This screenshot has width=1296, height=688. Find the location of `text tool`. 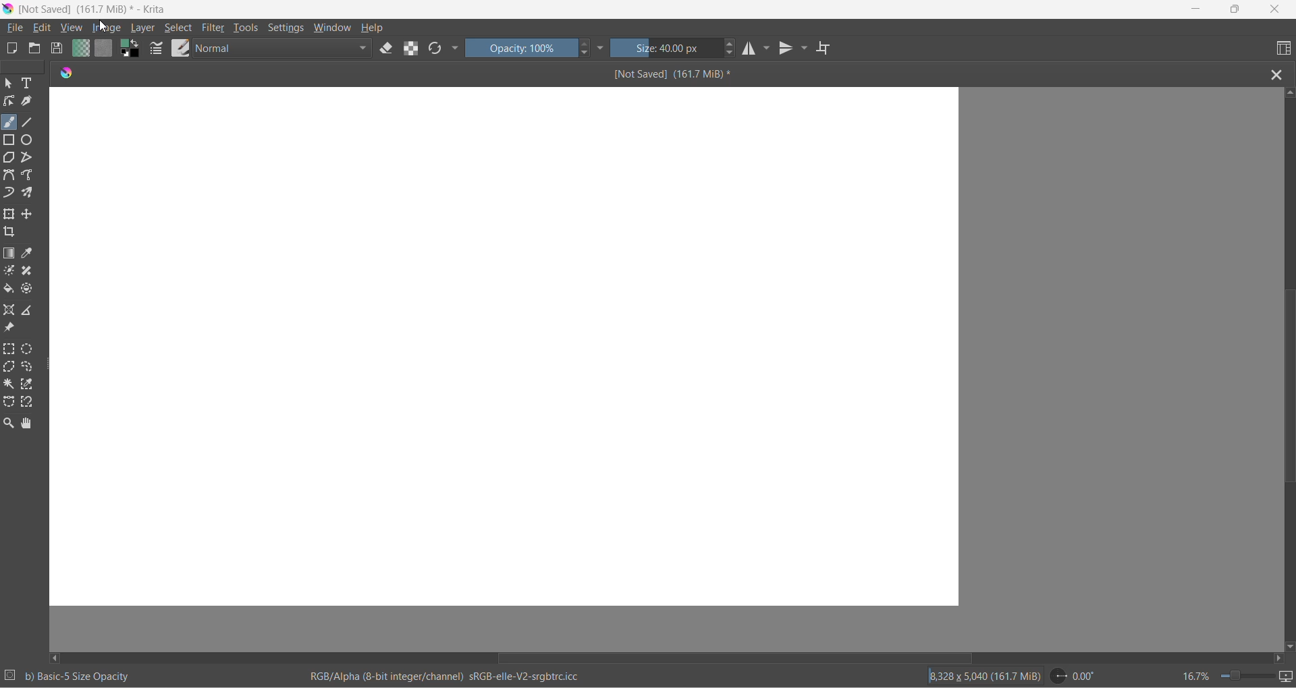

text tool is located at coordinates (29, 84).